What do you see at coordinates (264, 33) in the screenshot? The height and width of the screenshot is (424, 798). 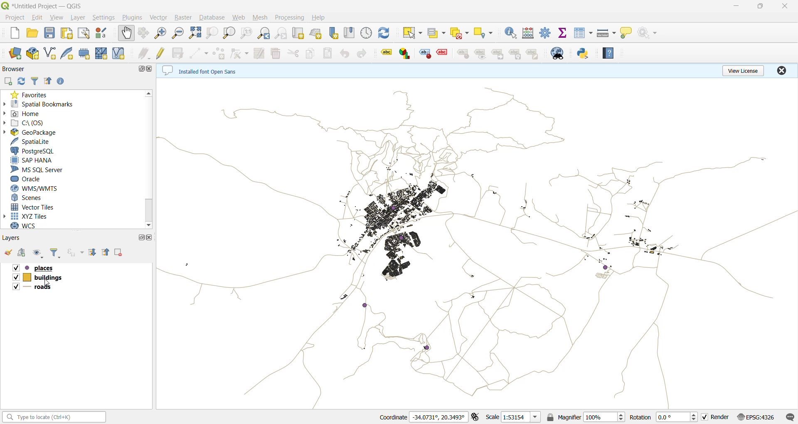 I see `zoom last` at bounding box center [264, 33].